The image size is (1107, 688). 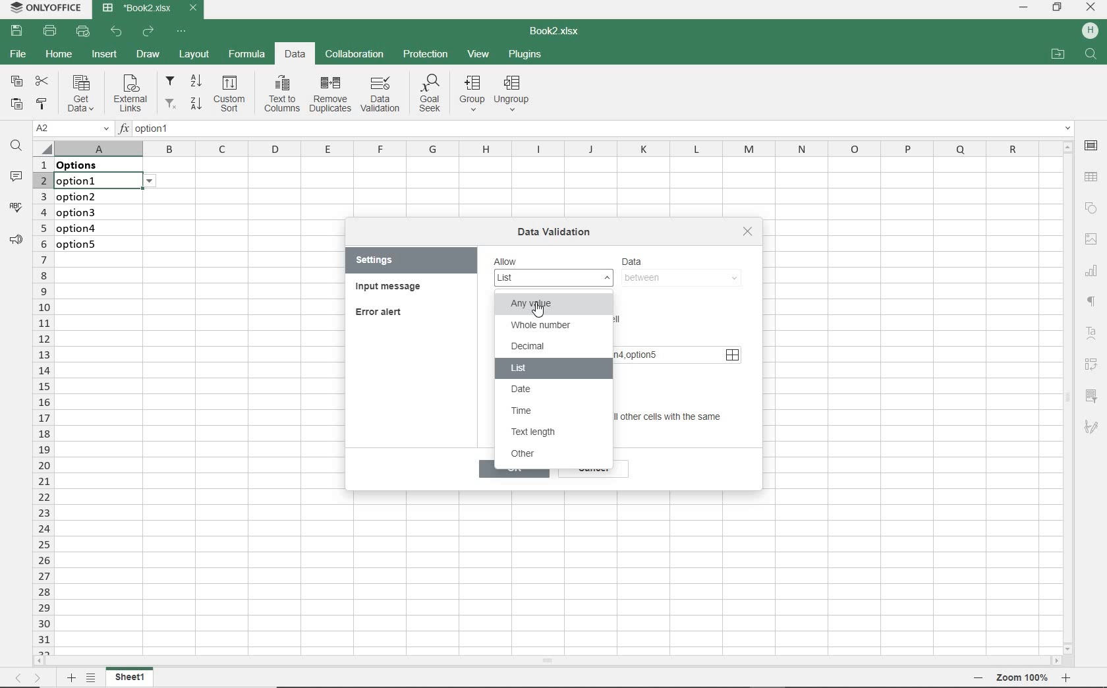 What do you see at coordinates (43, 146) in the screenshot?
I see `Select all` at bounding box center [43, 146].